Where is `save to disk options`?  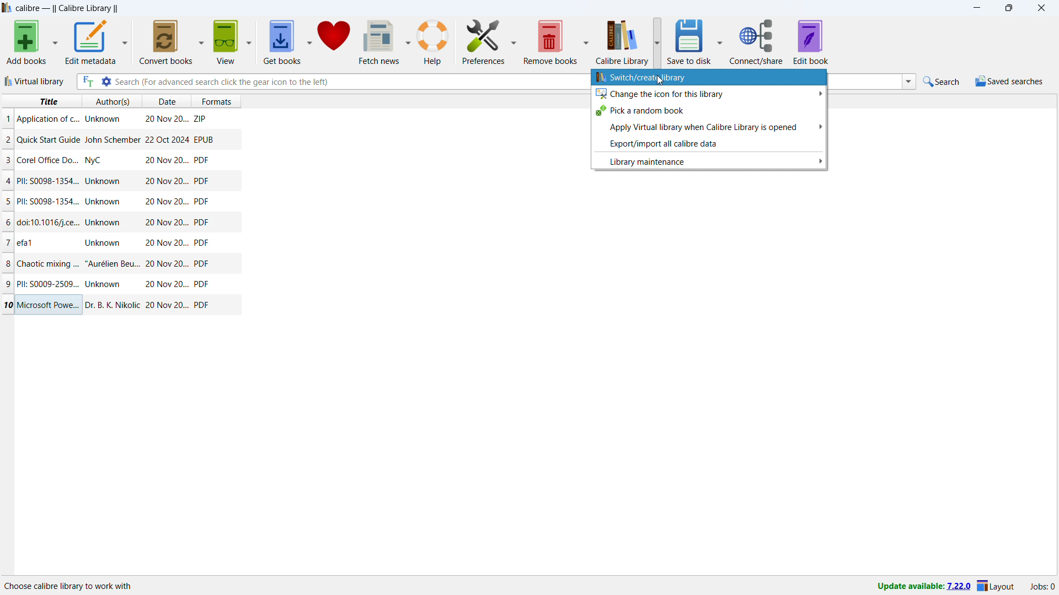
save to disk options is located at coordinates (721, 40).